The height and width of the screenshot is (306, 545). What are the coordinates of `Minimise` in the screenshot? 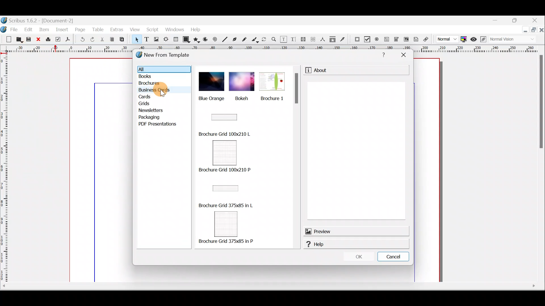 It's located at (524, 32).